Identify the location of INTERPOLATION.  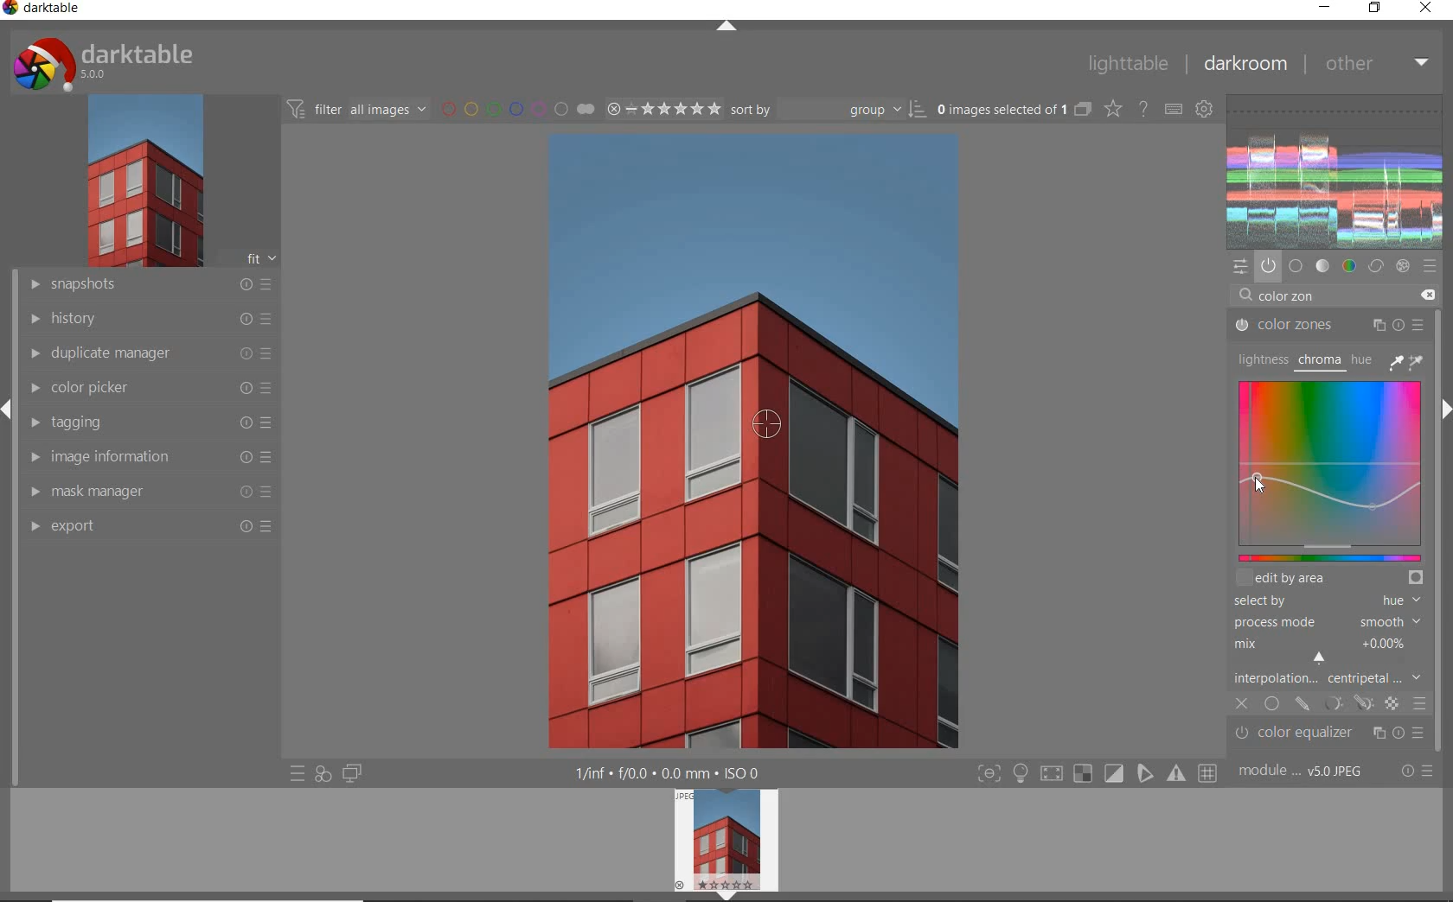
(1327, 677).